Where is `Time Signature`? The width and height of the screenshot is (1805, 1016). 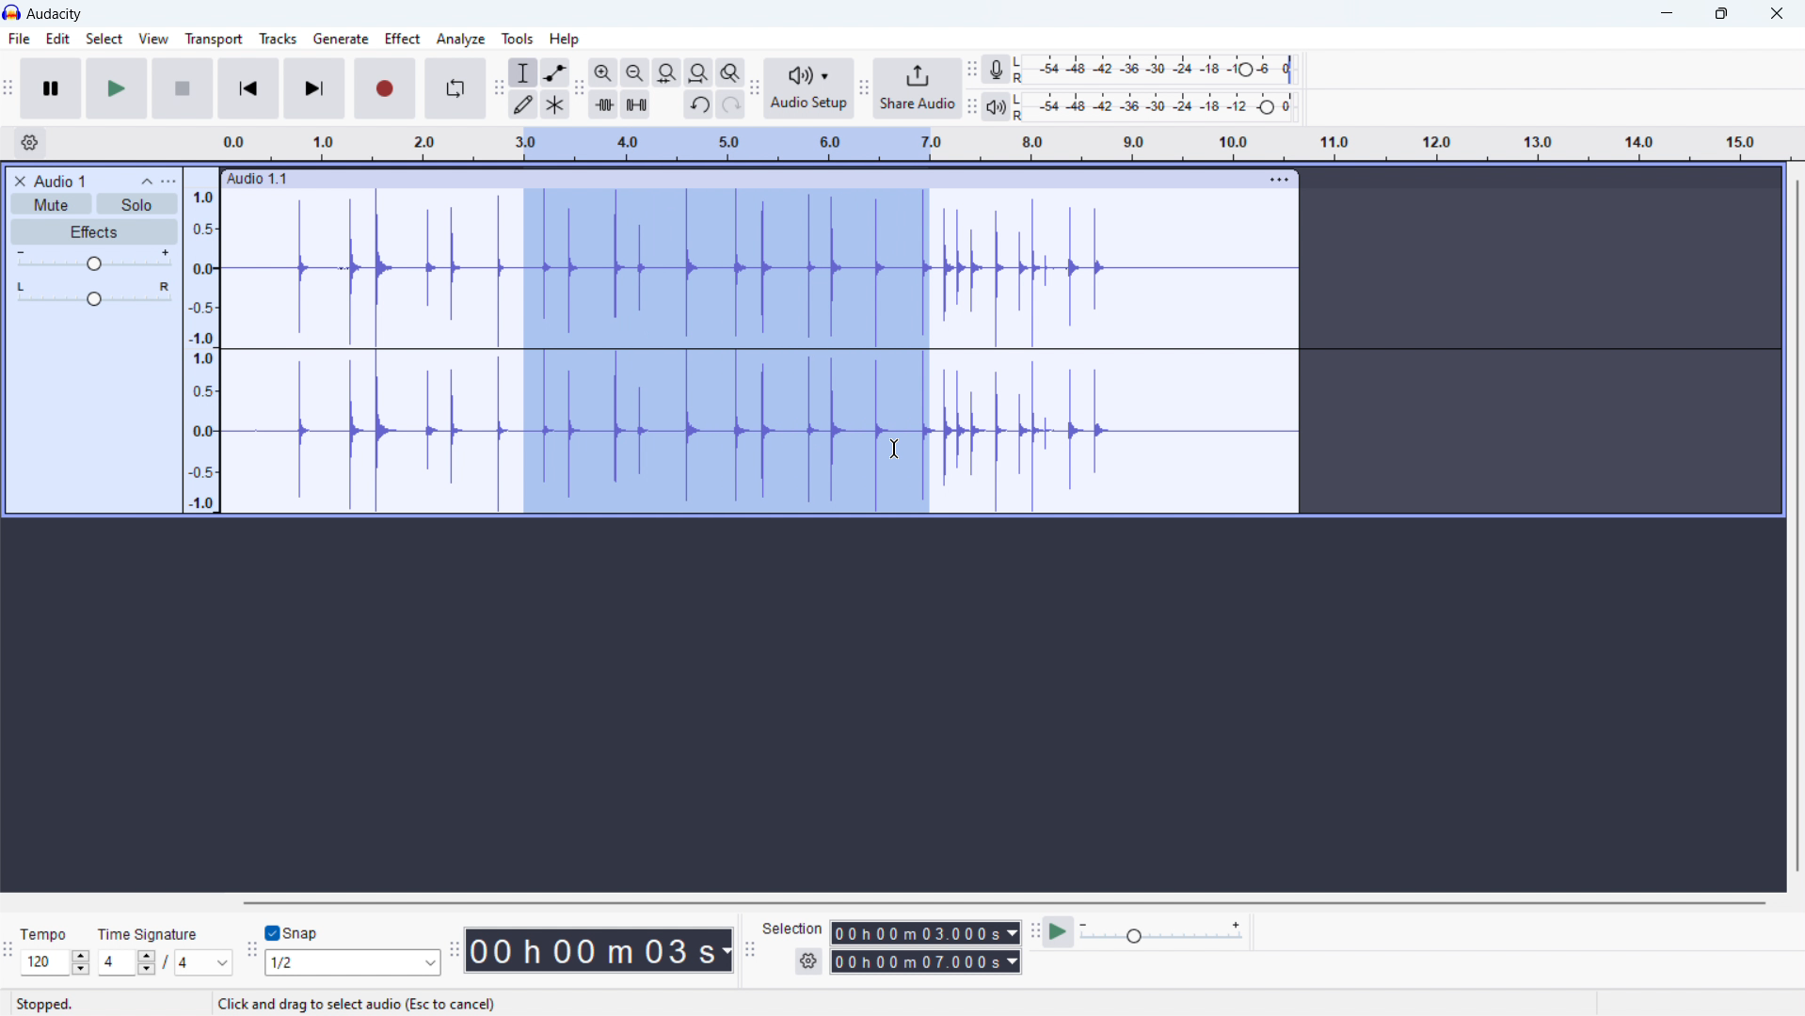 Time Signature is located at coordinates (155, 929).